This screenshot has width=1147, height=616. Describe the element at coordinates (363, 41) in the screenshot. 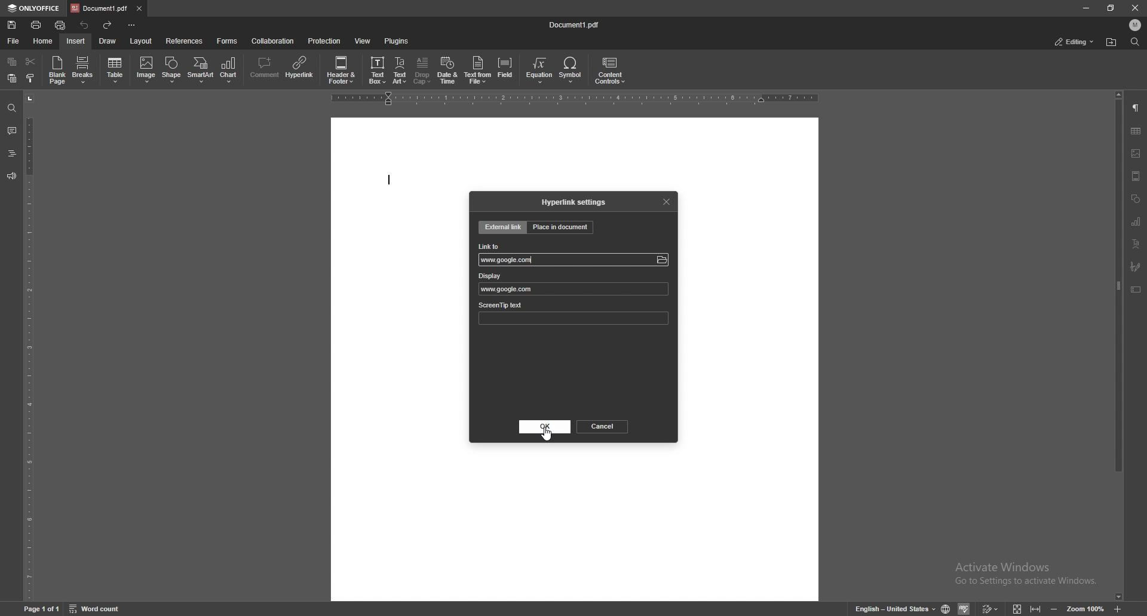

I see `view` at that location.